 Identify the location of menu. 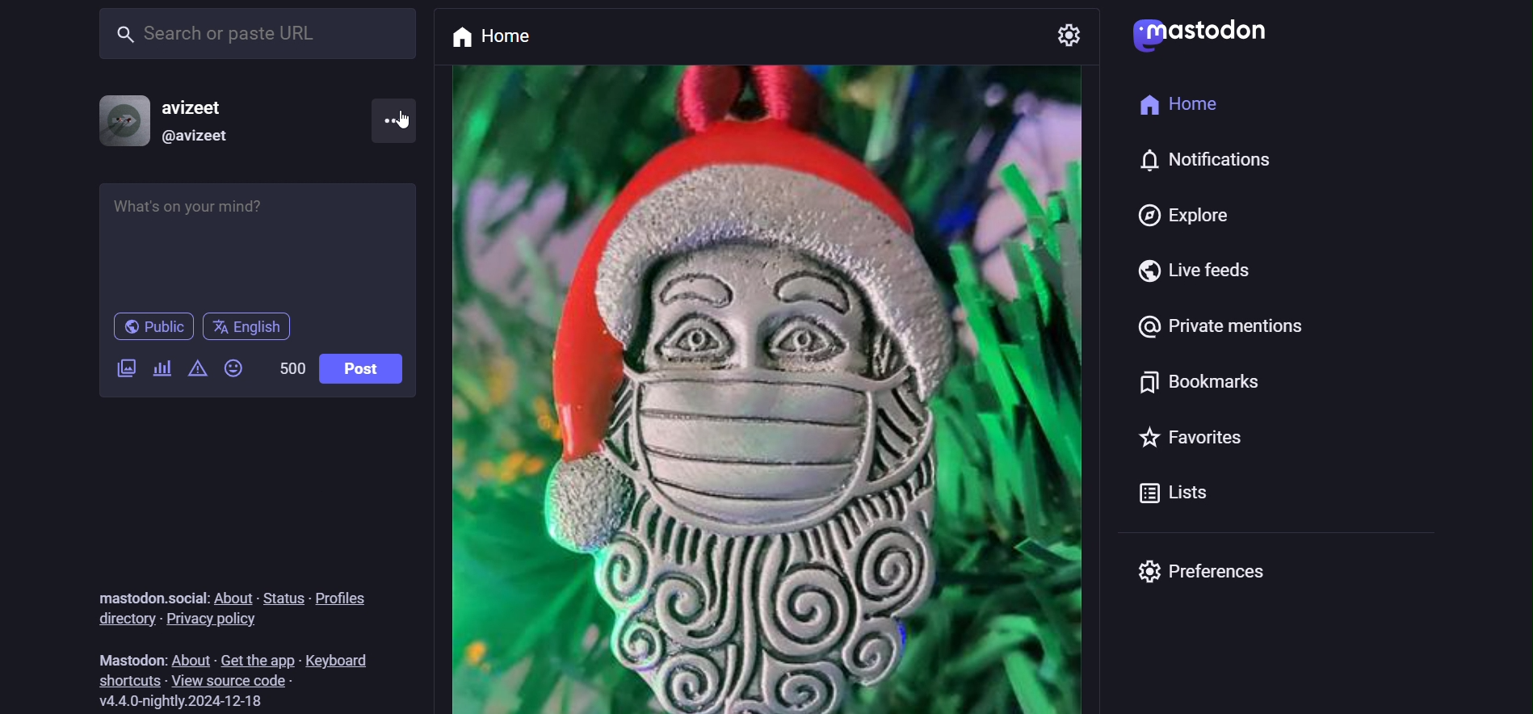
(384, 120).